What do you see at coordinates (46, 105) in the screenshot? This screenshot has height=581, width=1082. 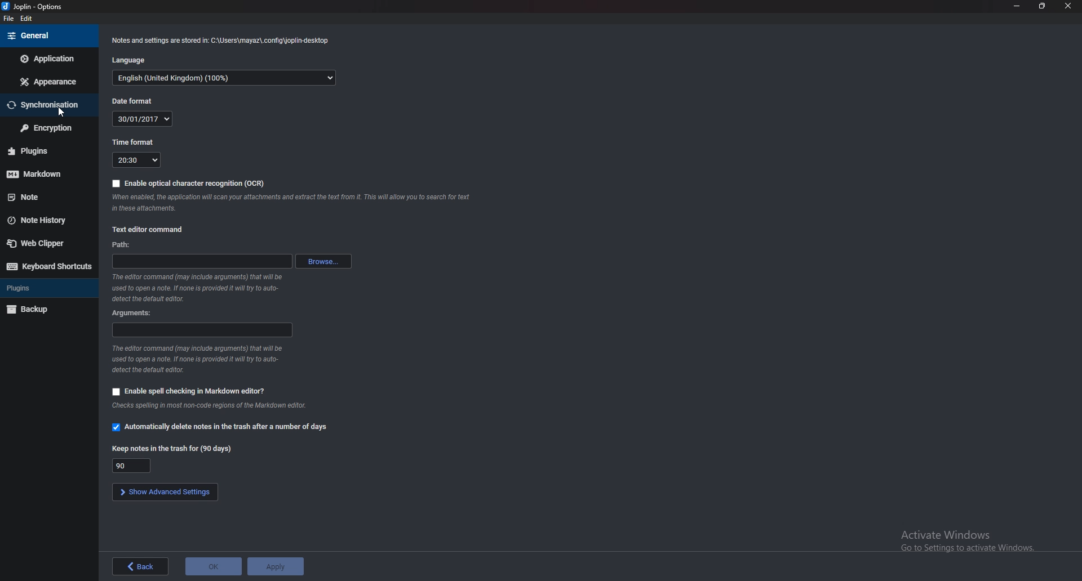 I see `synchronisation` at bounding box center [46, 105].